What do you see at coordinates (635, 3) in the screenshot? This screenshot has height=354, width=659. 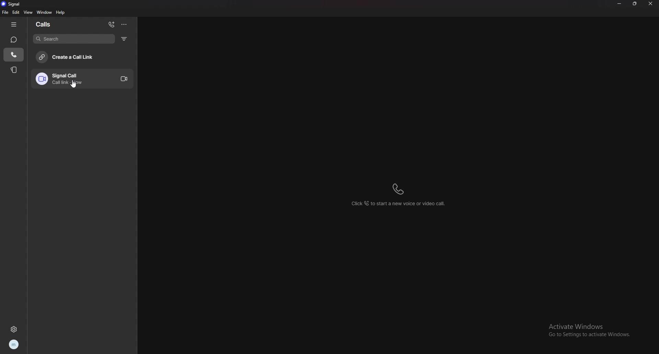 I see `resize` at bounding box center [635, 3].